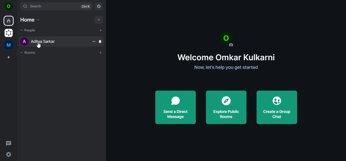  What do you see at coordinates (99, 6) in the screenshot?
I see `explore rooms` at bounding box center [99, 6].